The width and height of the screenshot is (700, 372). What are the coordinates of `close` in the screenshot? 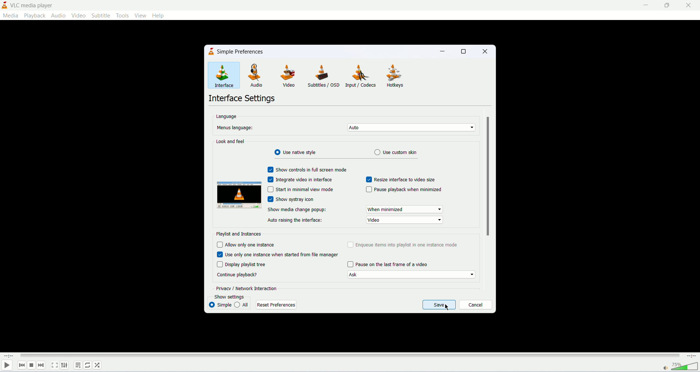 It's located at (483, 51).